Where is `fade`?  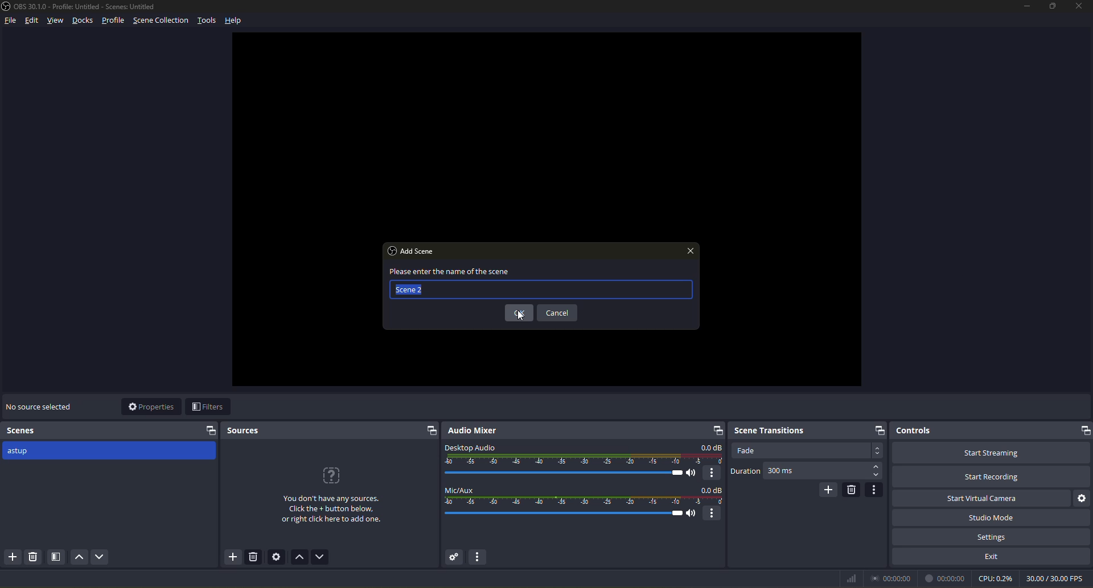
fade is located at coordinates (749, 450).